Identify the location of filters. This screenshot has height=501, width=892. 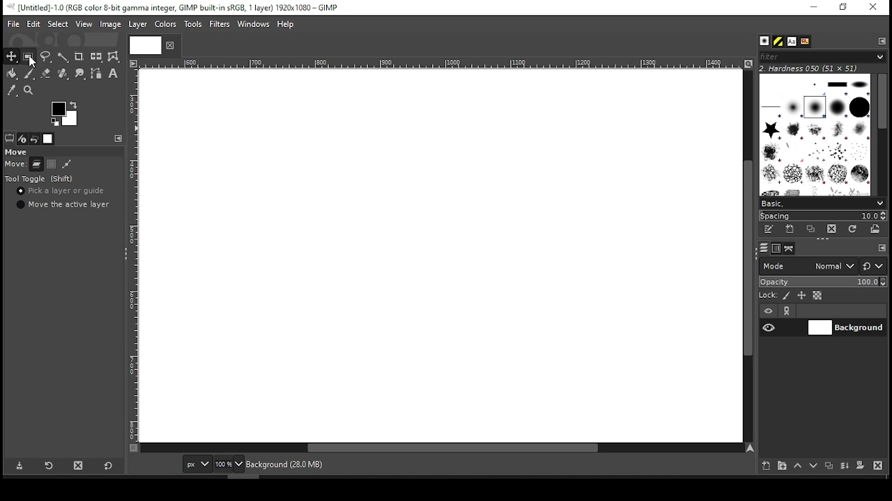
(222, 24).